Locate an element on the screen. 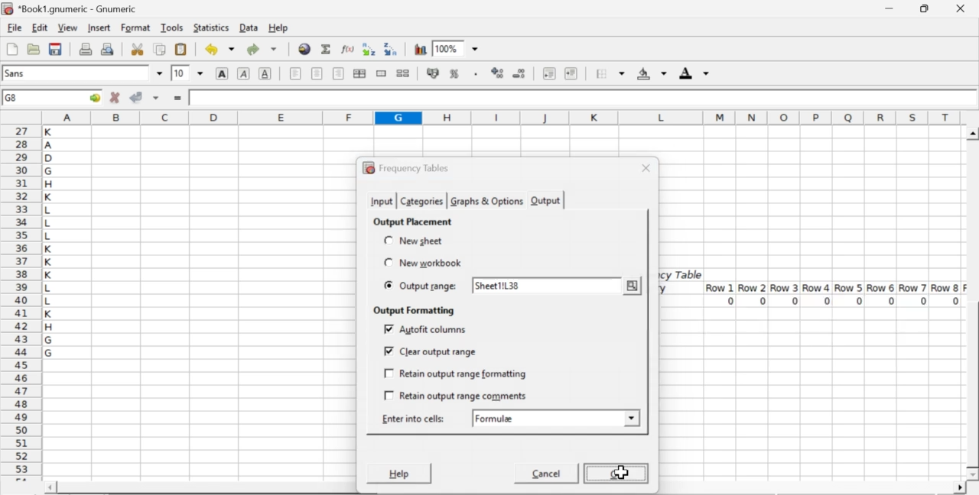  foreground is located at coordinates (694, 73).